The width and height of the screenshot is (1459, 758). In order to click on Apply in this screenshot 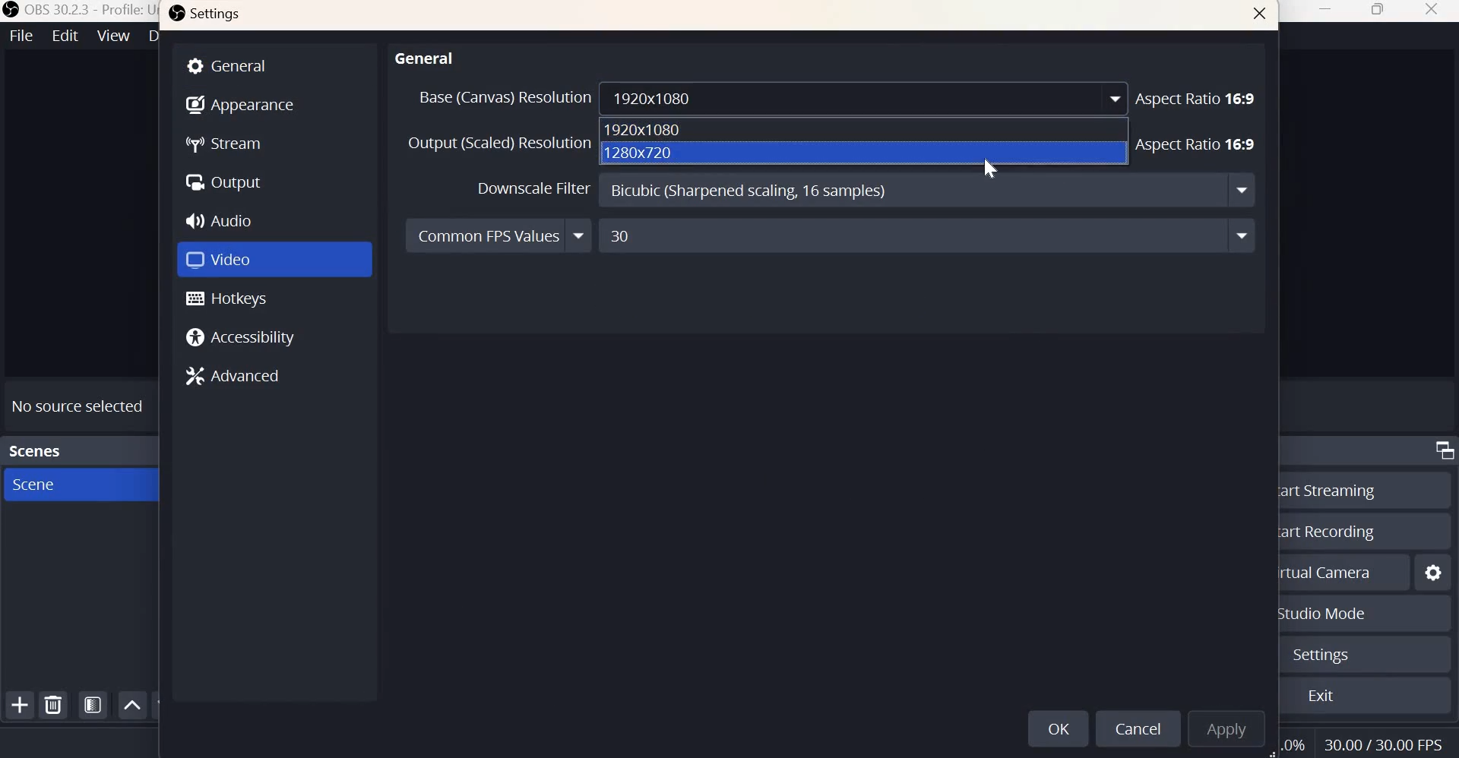, I will do `click(1226, 728)`.